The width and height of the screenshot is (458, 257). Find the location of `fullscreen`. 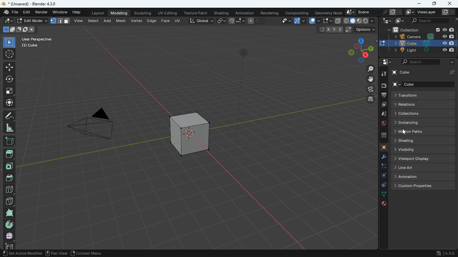

fullscreen is located at coordinates (9, 90).